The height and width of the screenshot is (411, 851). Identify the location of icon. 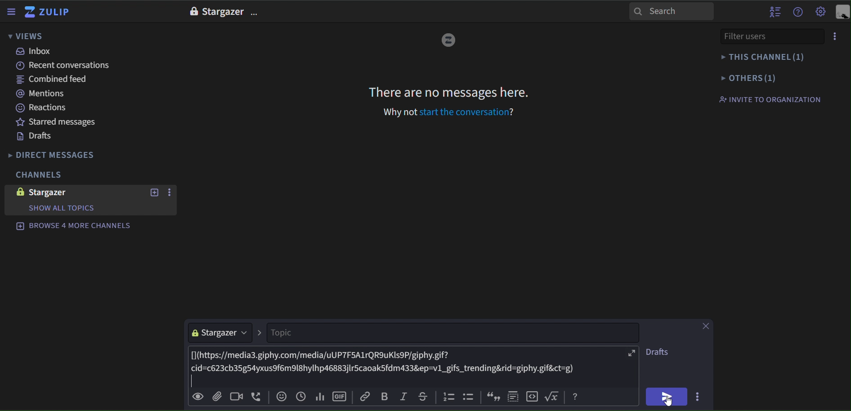
(575, 397).